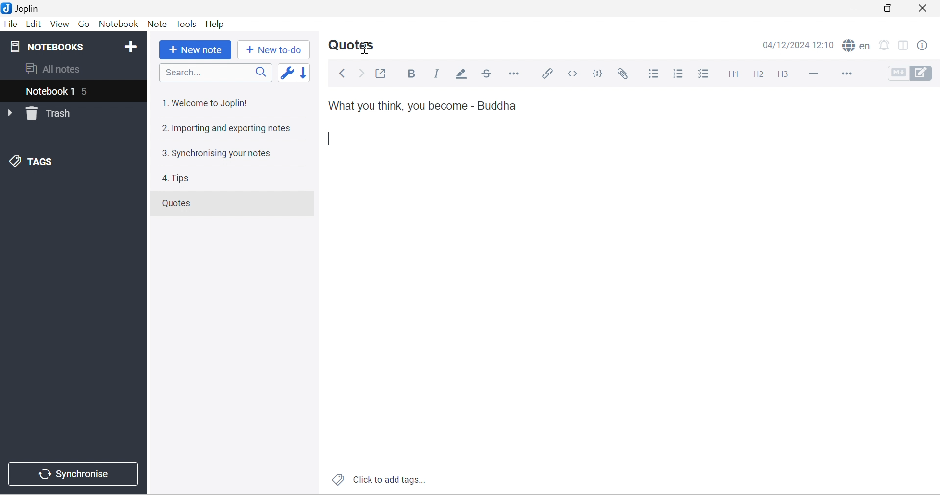  What do you see at coordinates (924, 9) in the screenshot?
I see `Close` at bounding box center [924, 9].